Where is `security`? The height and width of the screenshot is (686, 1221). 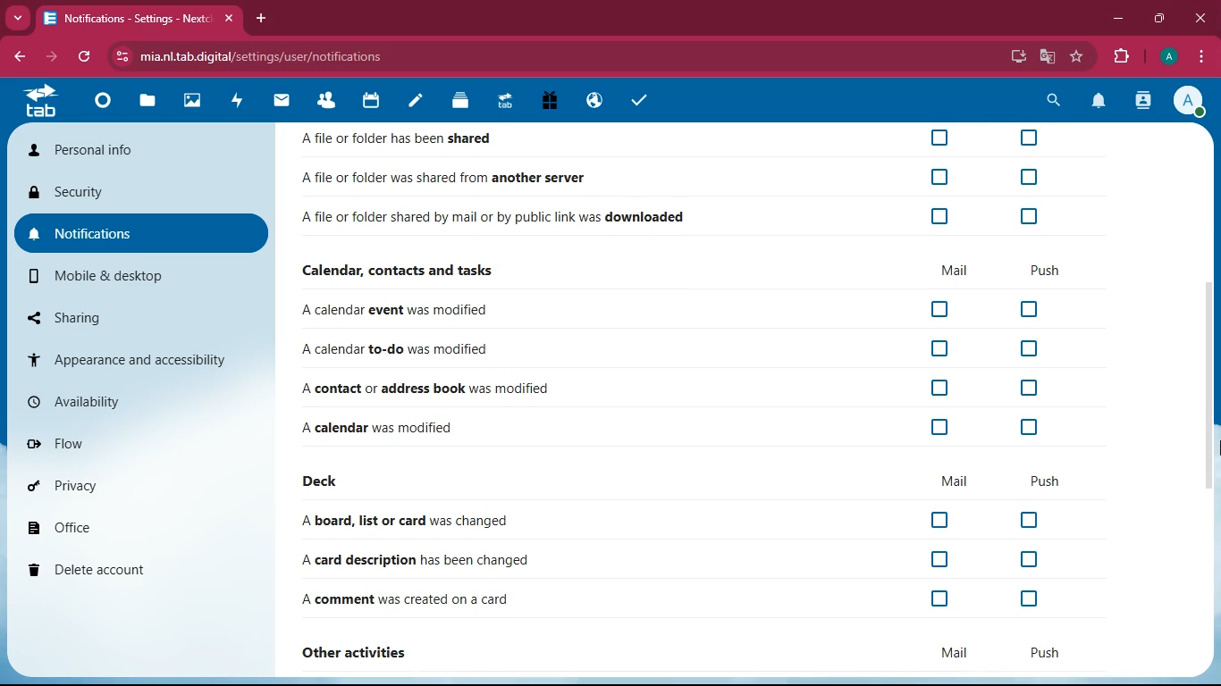 security is located at coordinates (139, 193).